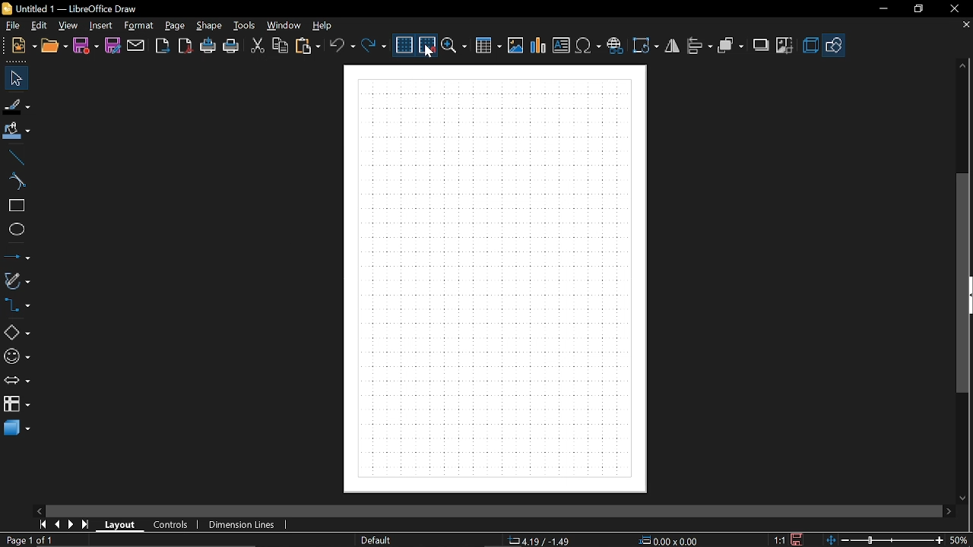 The image size is (973, 547). What do you see at coordinates (965, 283) in the screenshot?
I see `vertical scrollbar` at bounding box center [965, 283].